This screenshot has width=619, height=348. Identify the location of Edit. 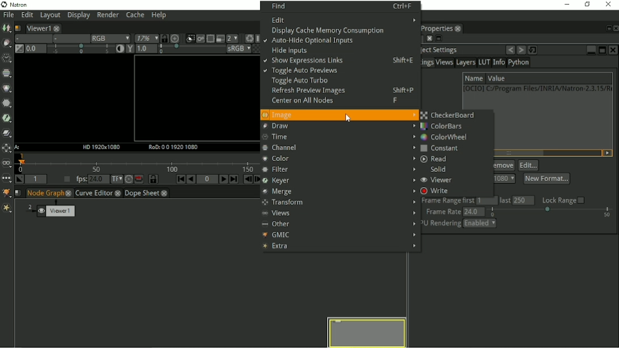
(26, 15).